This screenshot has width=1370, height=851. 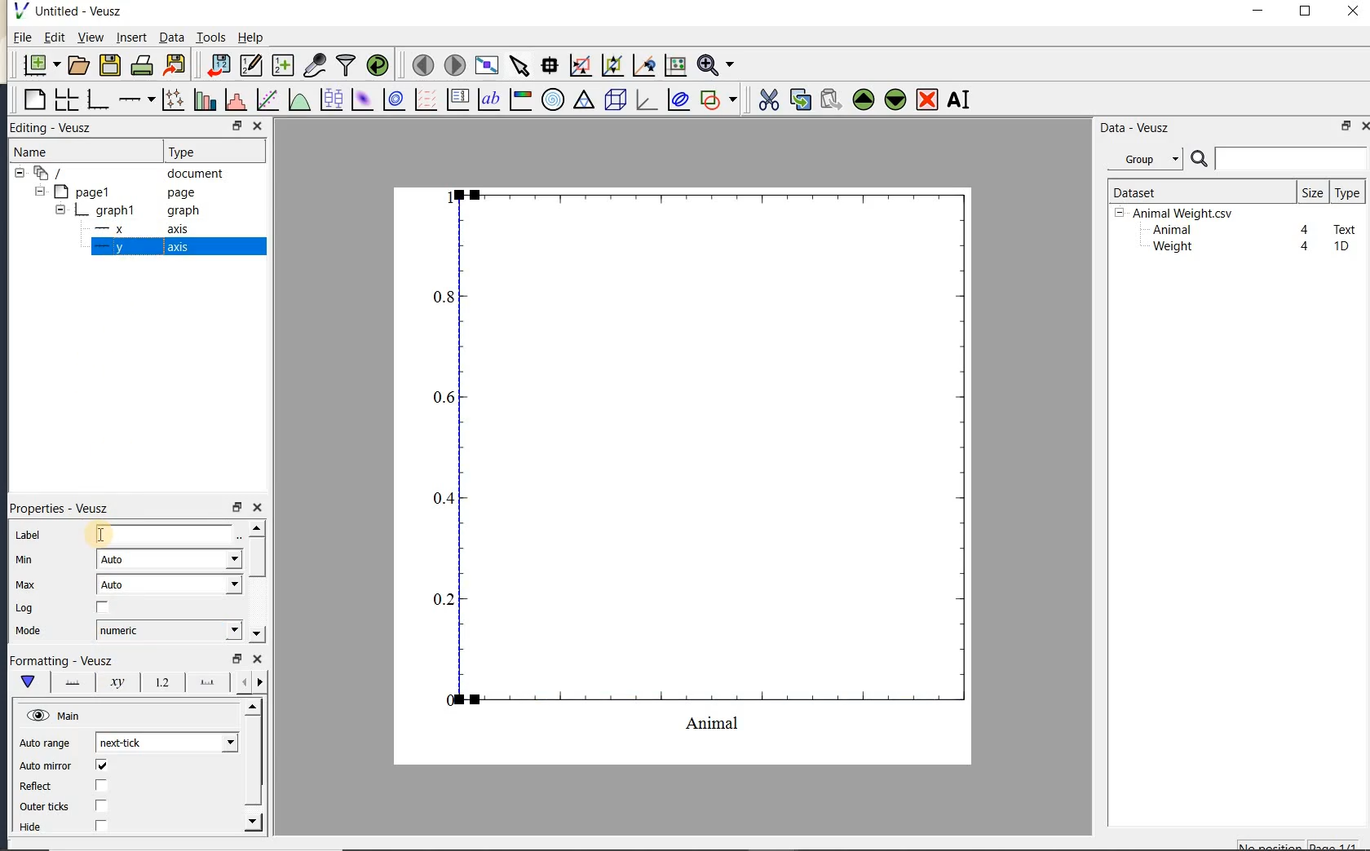 I want to click on page1, so click(x=117, y=193).